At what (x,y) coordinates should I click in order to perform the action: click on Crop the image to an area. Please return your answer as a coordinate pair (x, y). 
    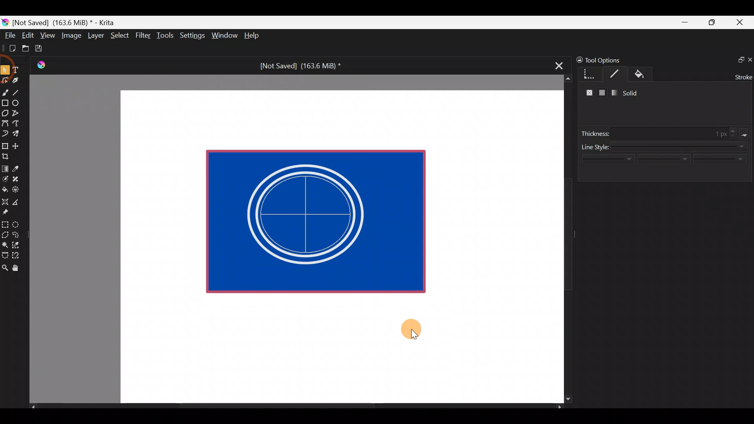
    Looking at the image, I should click on (8, 156).